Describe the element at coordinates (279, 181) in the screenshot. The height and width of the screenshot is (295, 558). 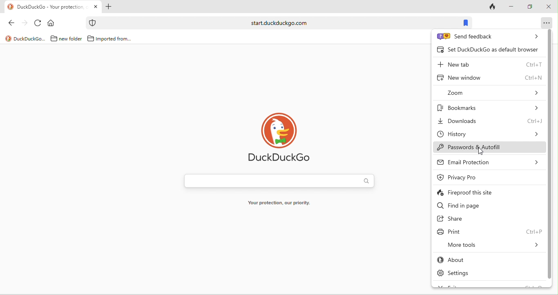
I see `search bar` at that location.